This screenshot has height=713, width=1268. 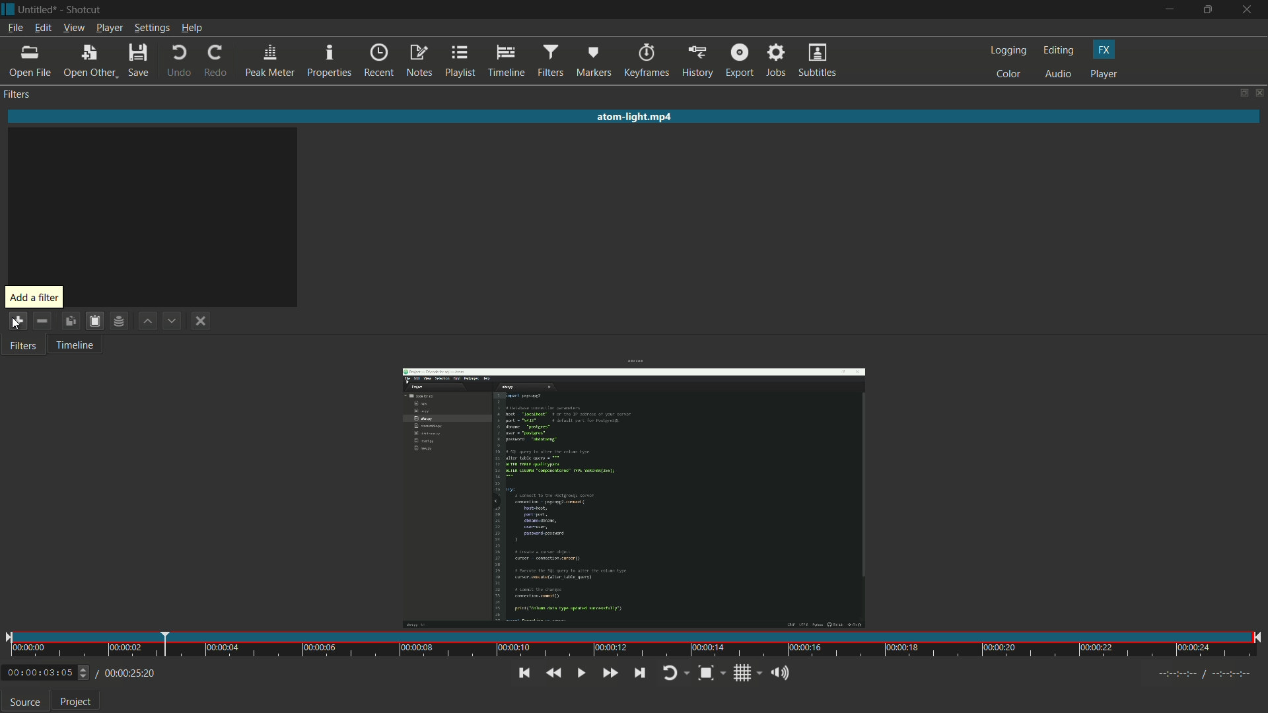 What do you see at coordinates (633, 645) in the screenshot?
I see `time tracker` at bounding box center [633, 645].